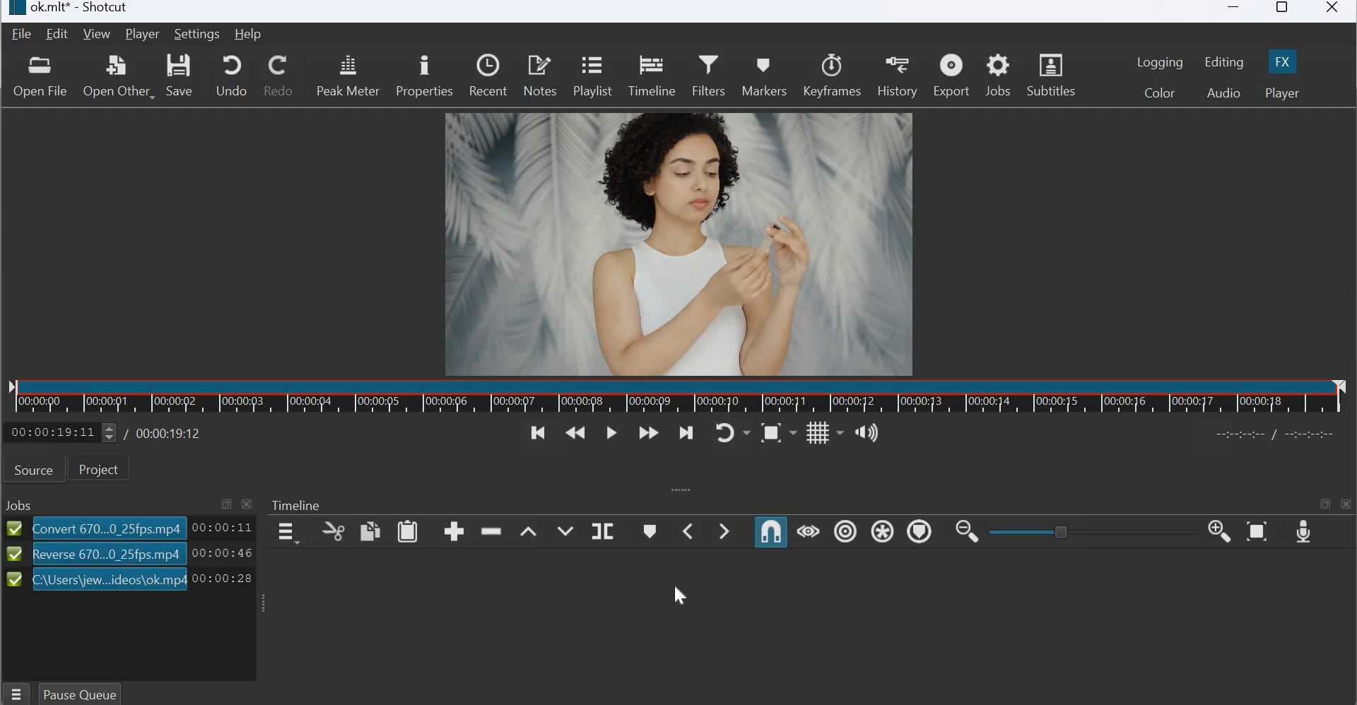  What do you see at coordinates (33, 470) in the screenshot?
I see `Source` at bounding box center [33, 470].